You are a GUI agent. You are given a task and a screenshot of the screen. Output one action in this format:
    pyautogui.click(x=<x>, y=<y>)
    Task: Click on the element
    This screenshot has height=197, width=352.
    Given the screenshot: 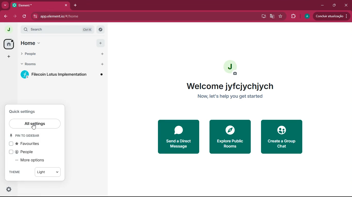 What is the action you would take?
    pyautogui.click(x=41, y=5)
    